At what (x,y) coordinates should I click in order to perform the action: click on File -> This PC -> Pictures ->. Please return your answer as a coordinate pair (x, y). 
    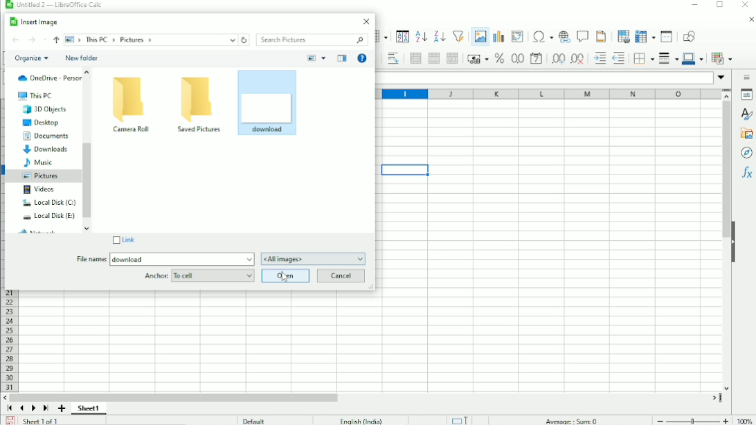
    Looking at the image, I should click on (150, 40).